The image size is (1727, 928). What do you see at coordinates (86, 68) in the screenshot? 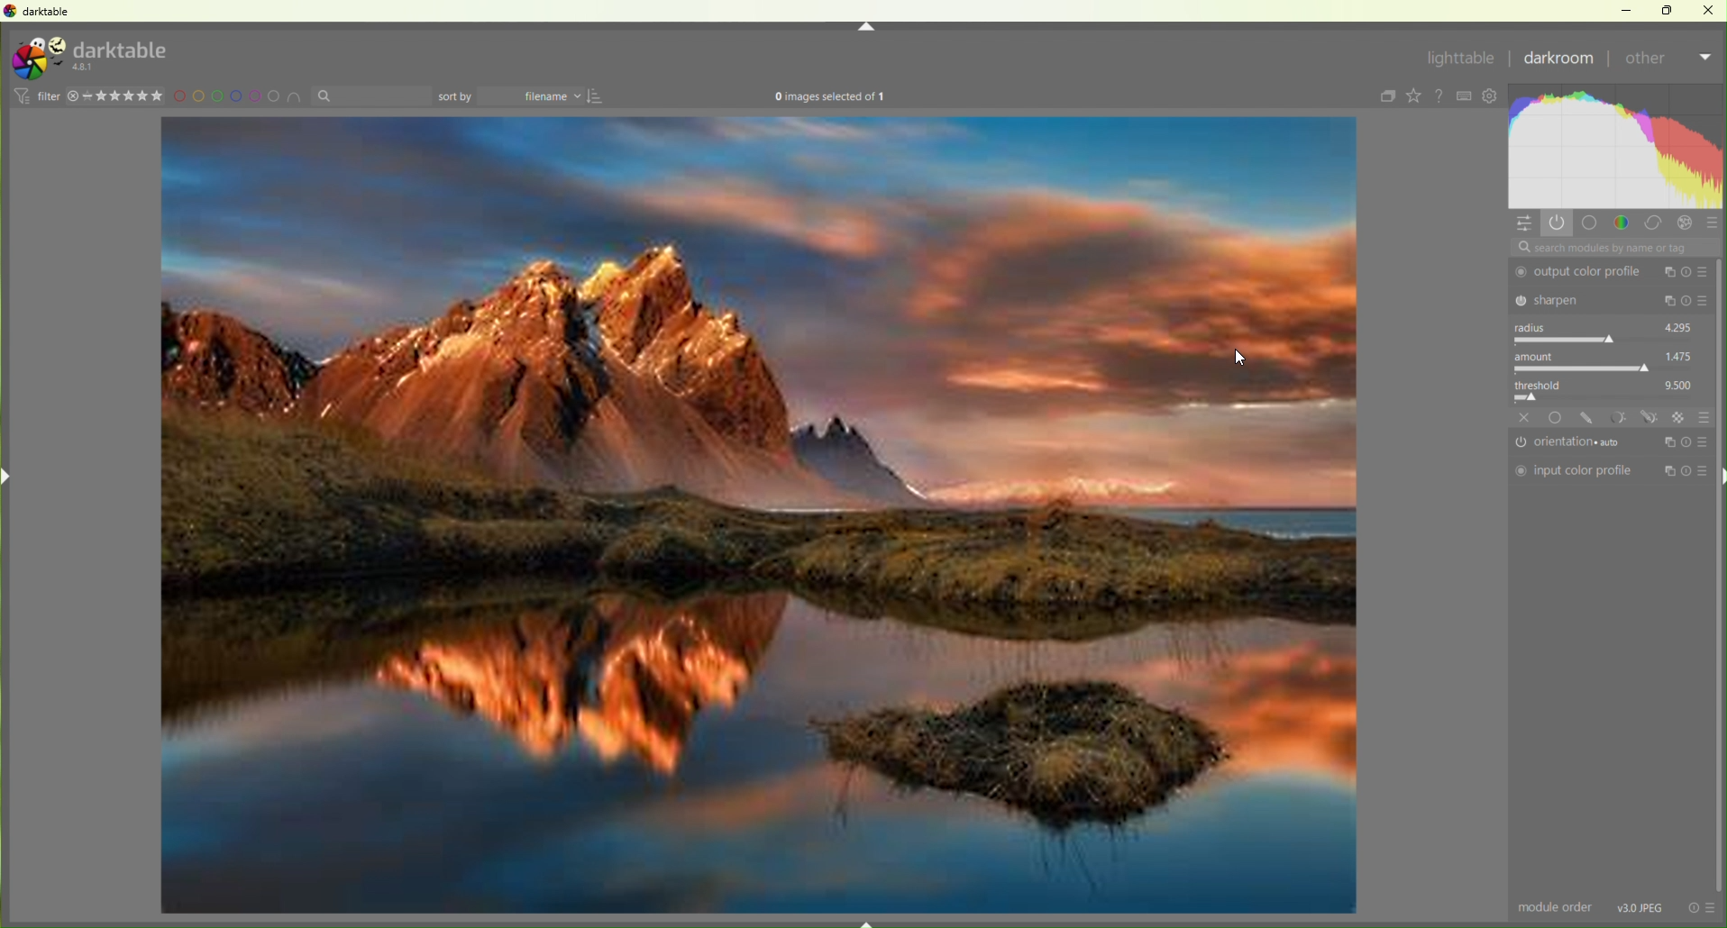
I see `version` at bounding box center [86, 68].